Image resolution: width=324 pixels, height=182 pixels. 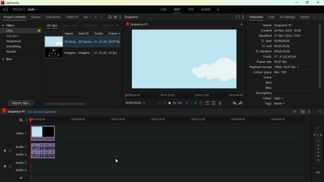 I want to click on time, so click(x=134, y=104).